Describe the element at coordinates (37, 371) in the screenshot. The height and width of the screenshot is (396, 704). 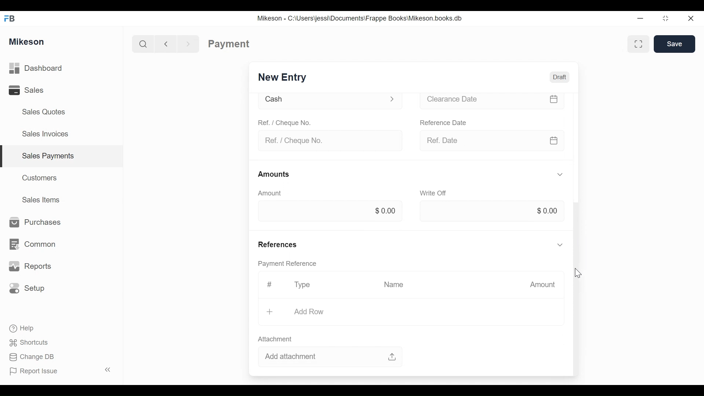
I see `Report Issue` at that location.